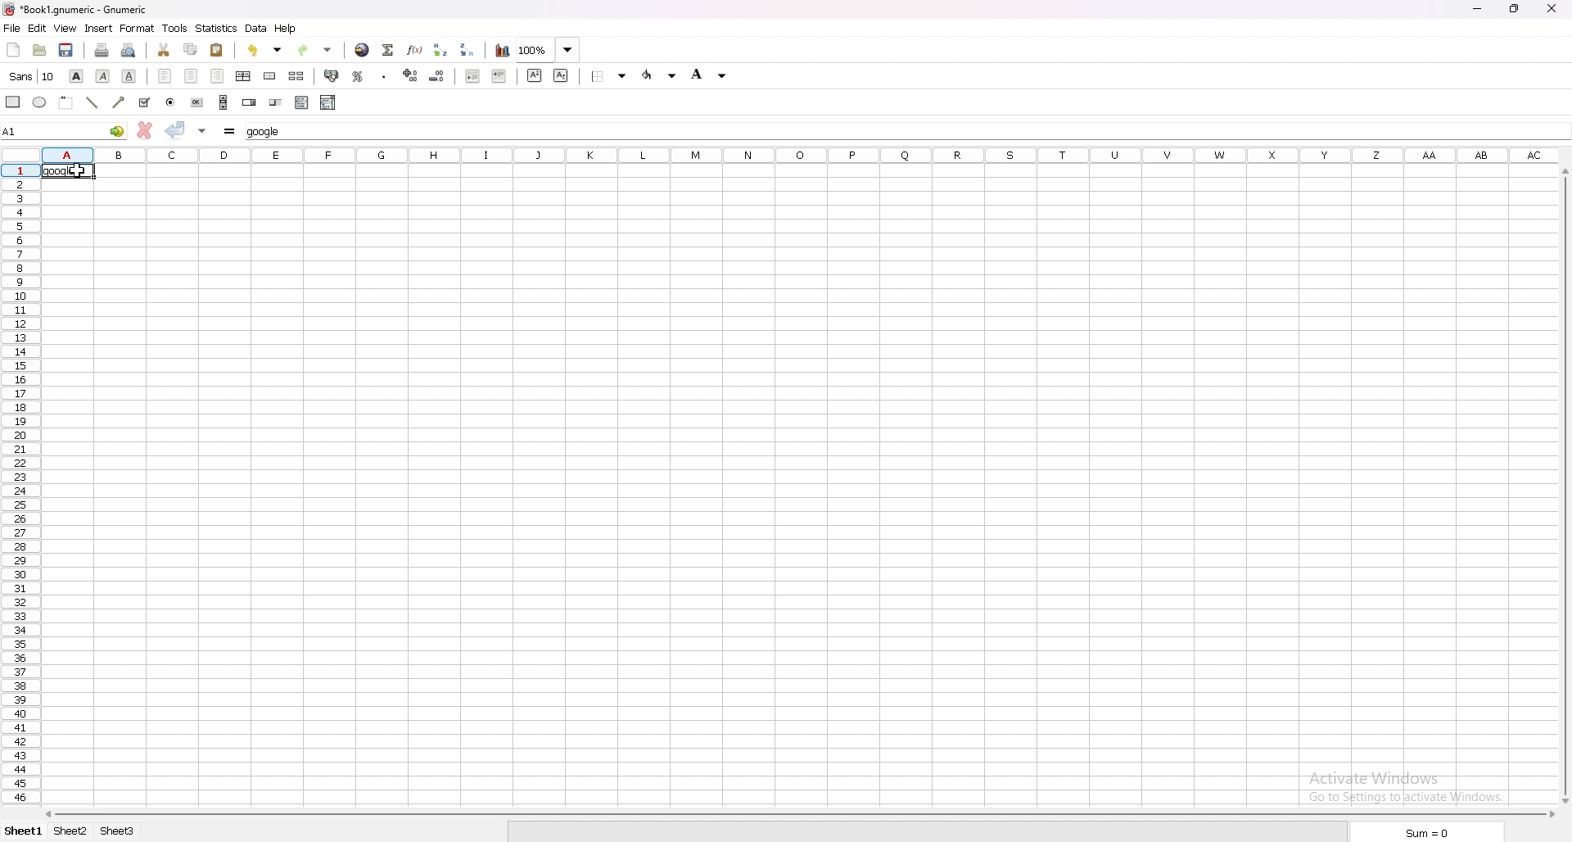 This screenshot has height=842, width=1572. What do you see at coordinates (98, 29) in the screenshot?
I see `insert` at bounding box center [98, 29].